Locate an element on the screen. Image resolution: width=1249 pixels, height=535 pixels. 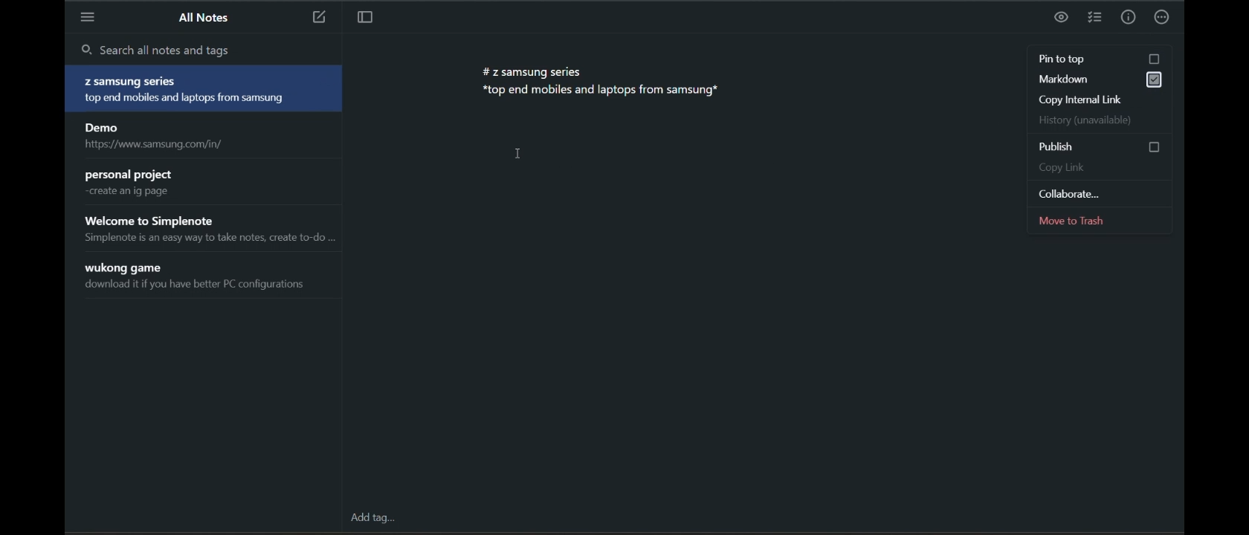
search all notes and tags is located at coordinates (210, 51).